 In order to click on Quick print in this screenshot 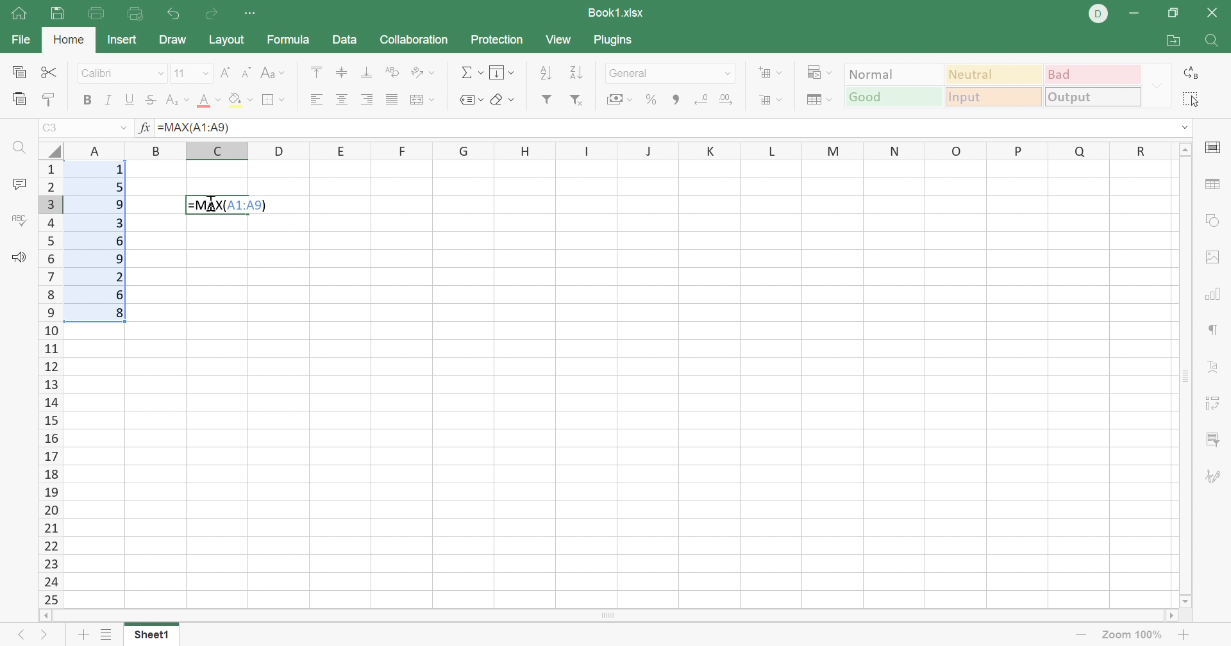, I will do `click(137, 12)`.